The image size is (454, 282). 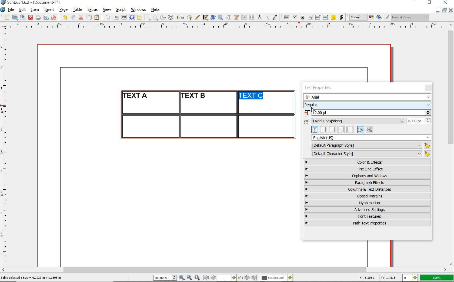 I want to click on copy item properties, so click(x=267, y=17).